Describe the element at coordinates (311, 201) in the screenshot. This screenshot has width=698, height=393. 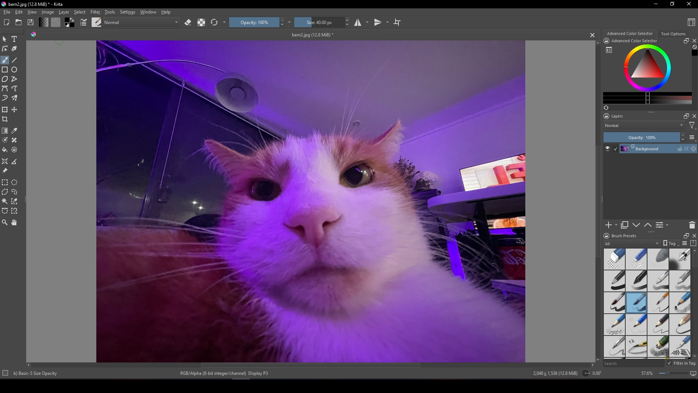
I see `Flipped image` at that location.